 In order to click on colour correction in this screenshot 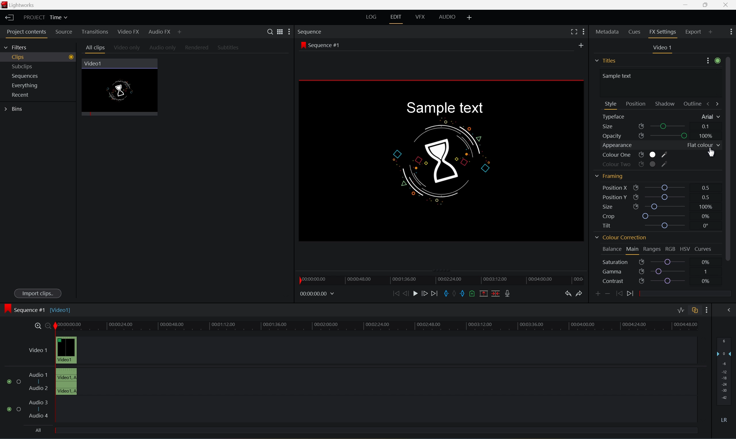, I will do `click(620, 238)`.